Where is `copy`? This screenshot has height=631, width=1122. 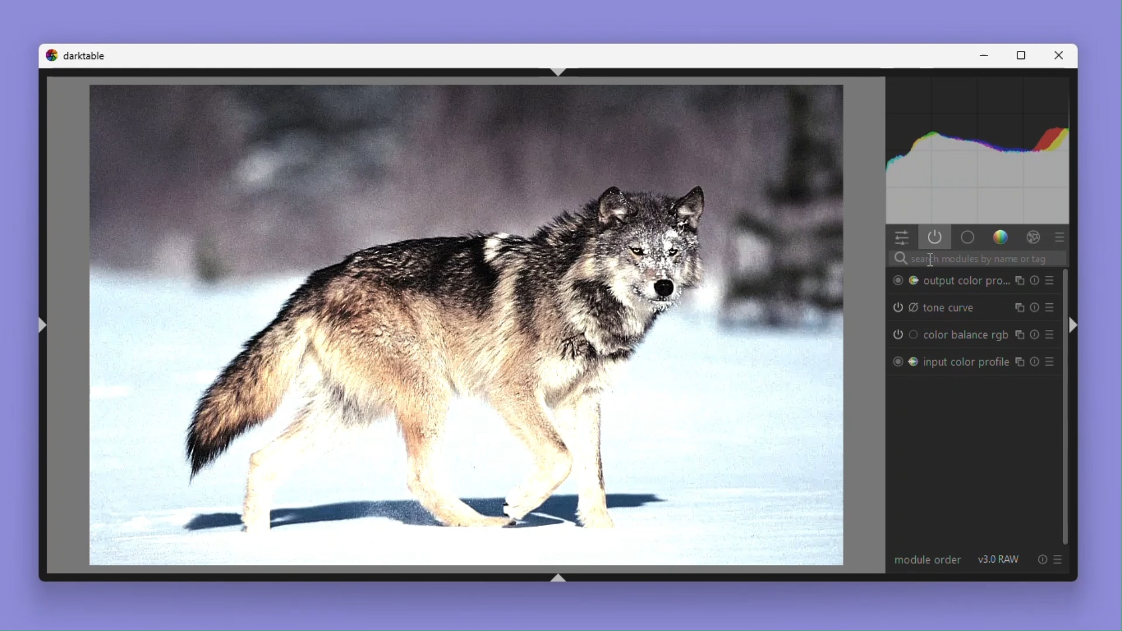
copy is located at coordinates (1020, 280).